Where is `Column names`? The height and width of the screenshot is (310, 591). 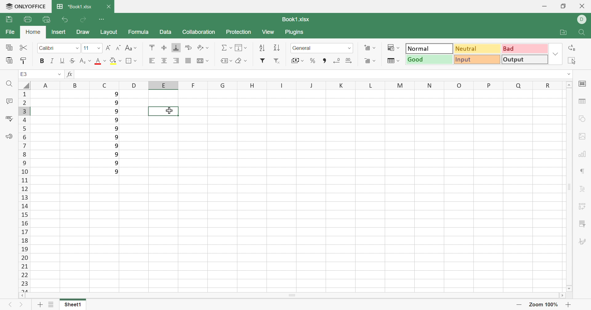 Column names is located at coordinates (286, 85).